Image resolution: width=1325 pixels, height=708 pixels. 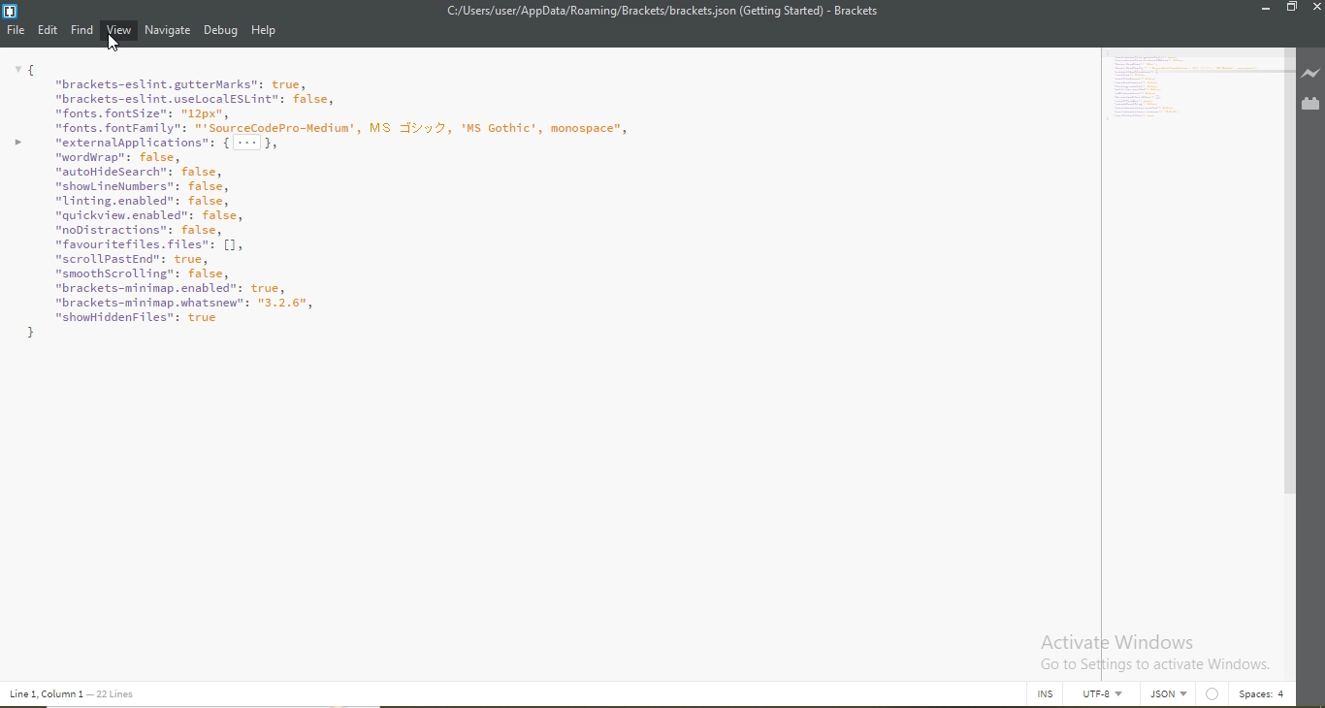 What do you see at coordinates (113, 44) in the screenshot?
I see `cursor on View` at bounding box center [113, 44].